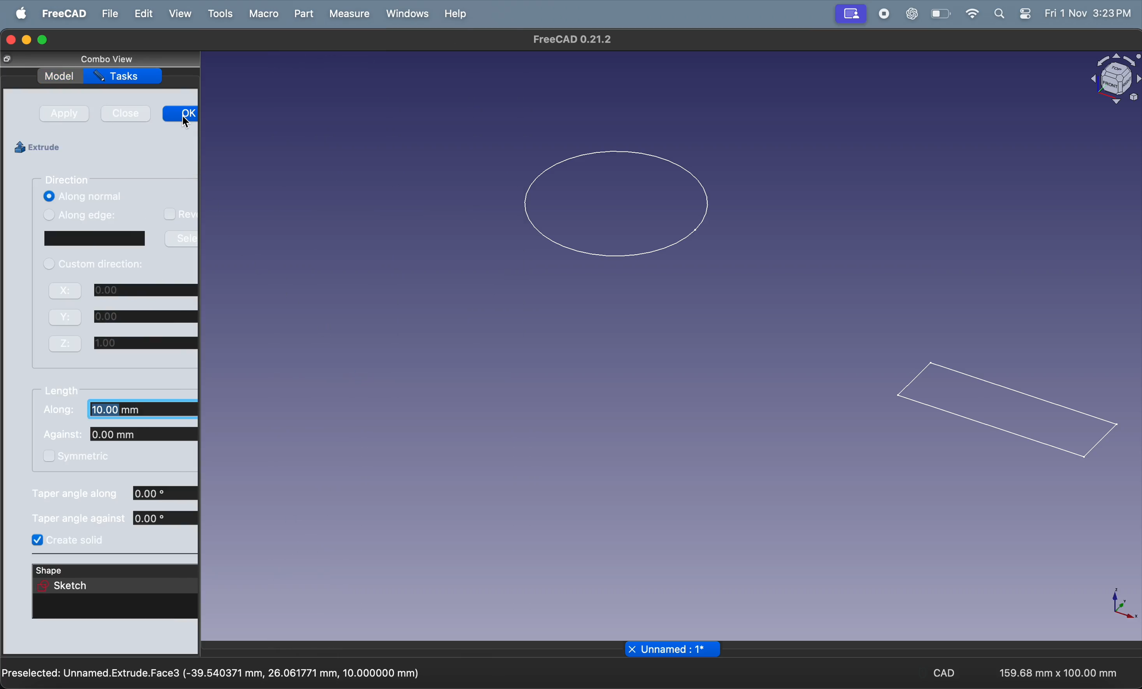 This screenshot has height=689, width=1142. Describe the element at coordinates (885, 13) in the screenshot. I see `record` at that location.